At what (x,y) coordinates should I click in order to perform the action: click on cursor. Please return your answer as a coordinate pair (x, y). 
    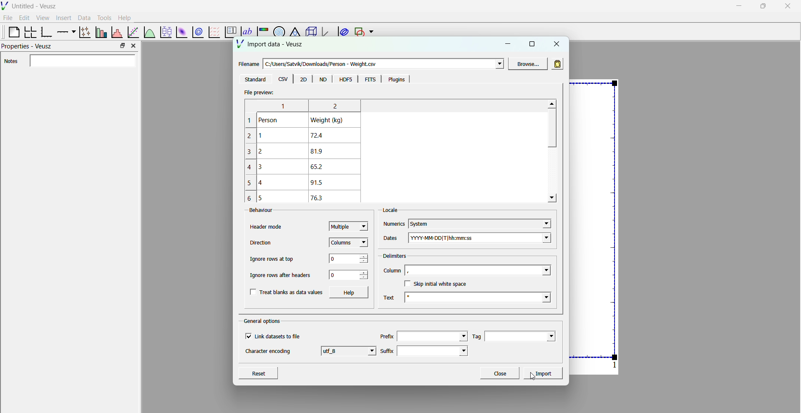
    Looking at the image, I should click on (530, 382).